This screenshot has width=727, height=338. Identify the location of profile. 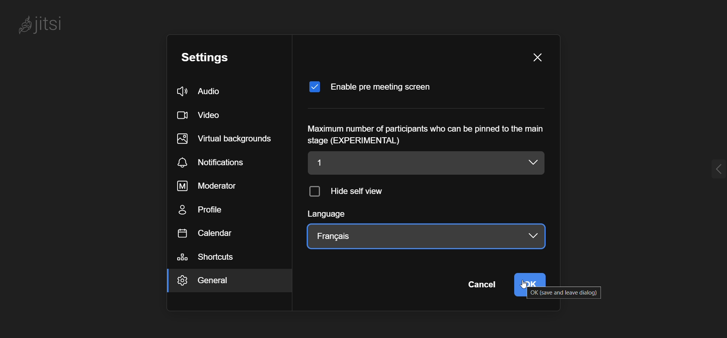
(206, 211).